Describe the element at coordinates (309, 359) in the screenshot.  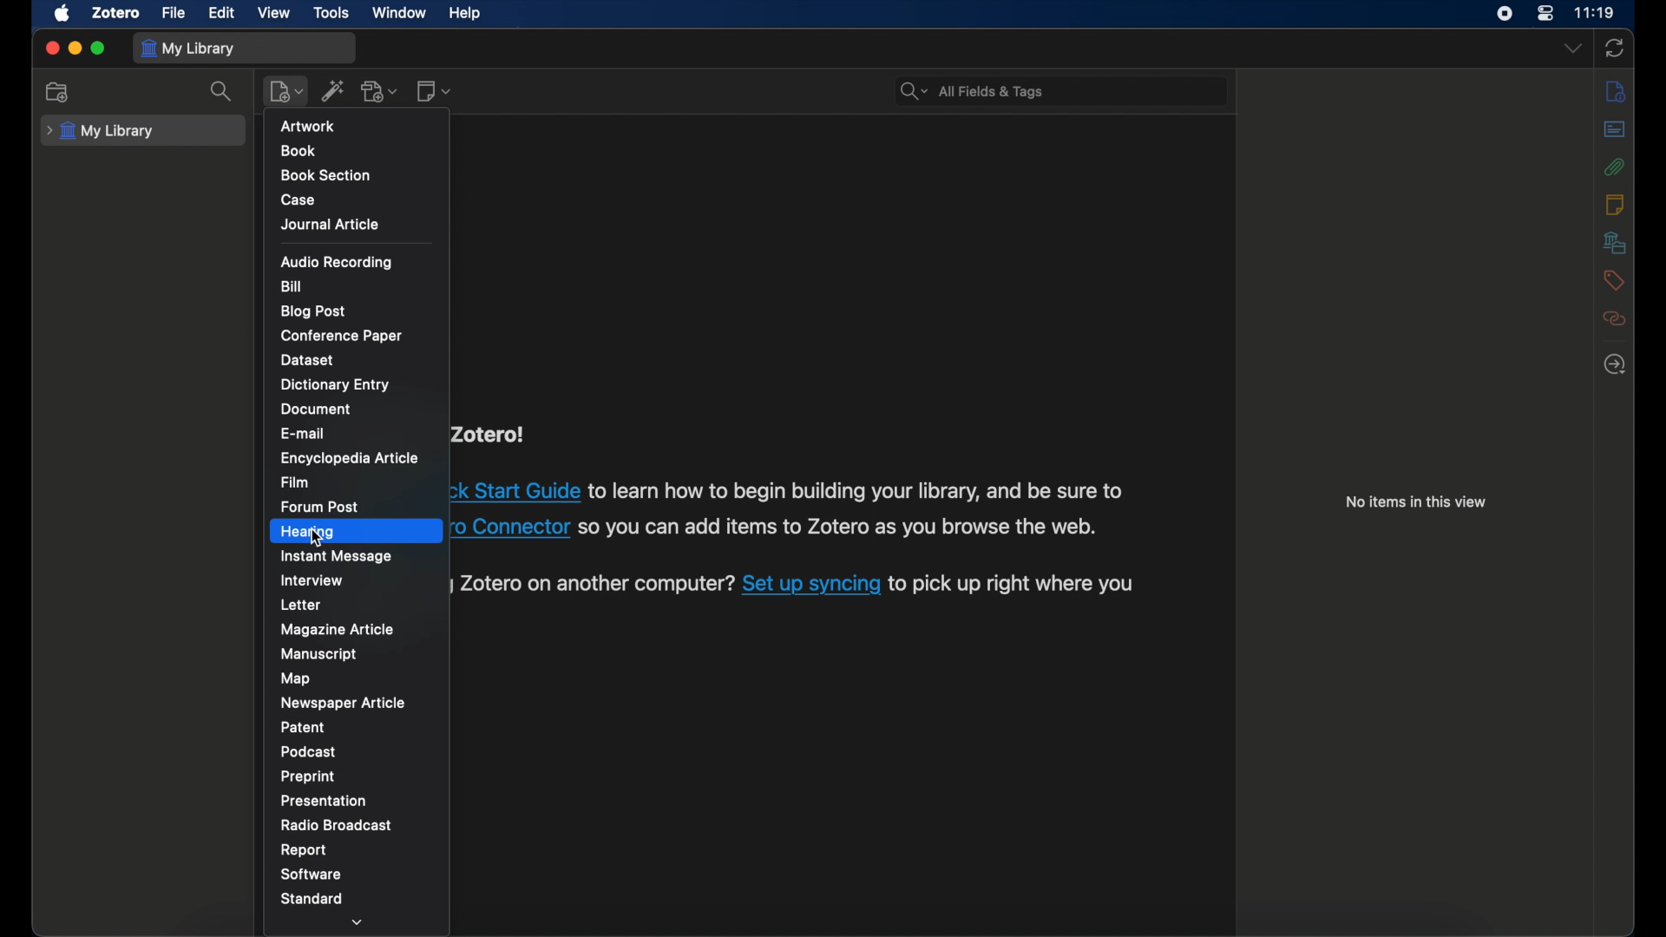
I see `dataset` at that location.